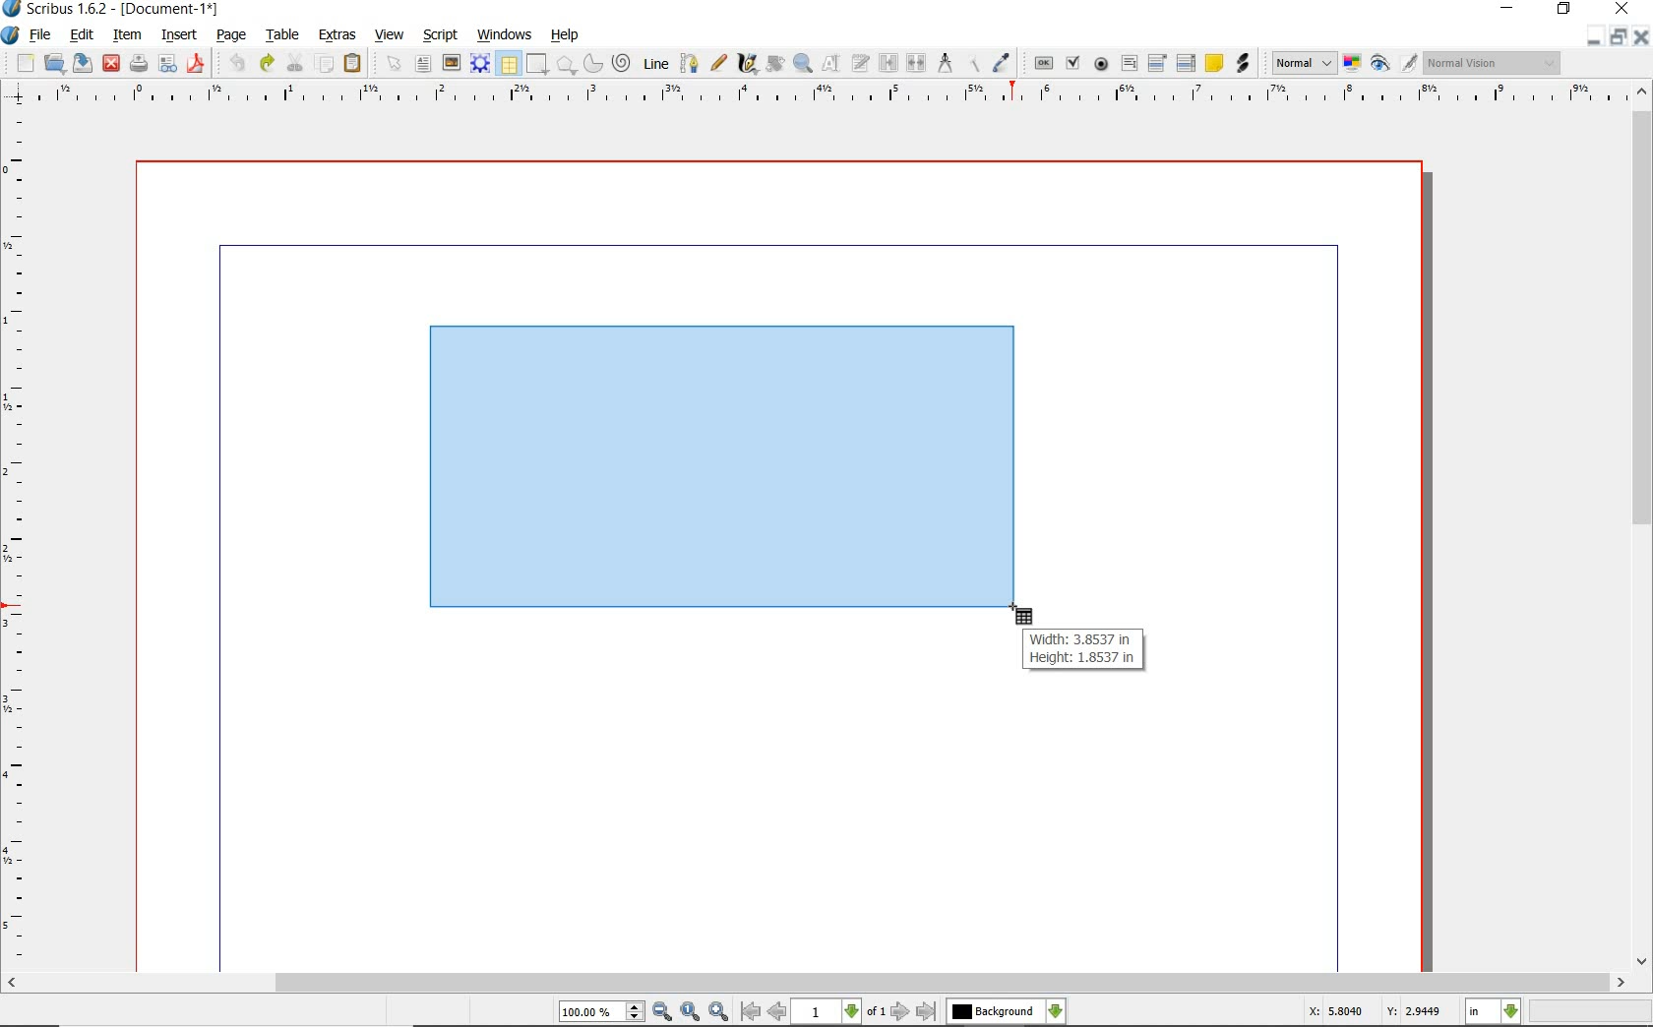 Image resolution: width=1653 pixels, height=1027 pixels. What do you see at coordinates (918, 63) in the screenshot?
I see `unlink text frames` at bounding box center [918, 63].